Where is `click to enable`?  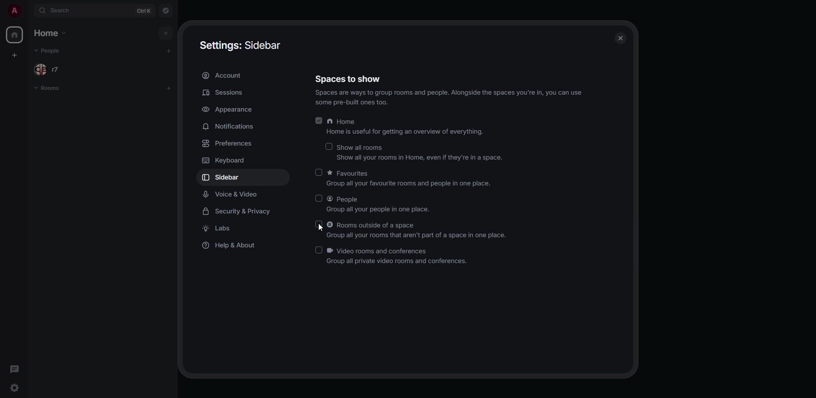 click to enable is located at coordinates (318, 199).